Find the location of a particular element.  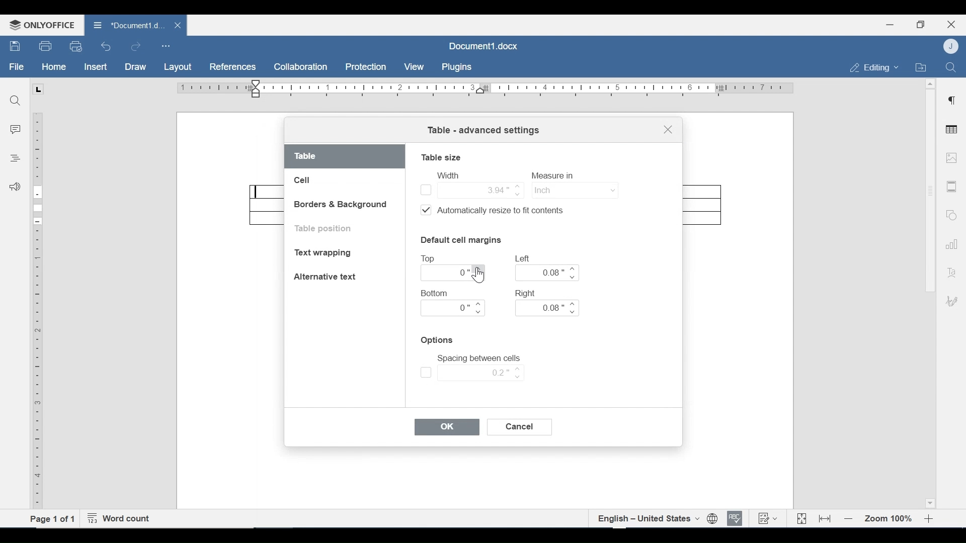

Open Filelocation is located at coordinates (920, 66).